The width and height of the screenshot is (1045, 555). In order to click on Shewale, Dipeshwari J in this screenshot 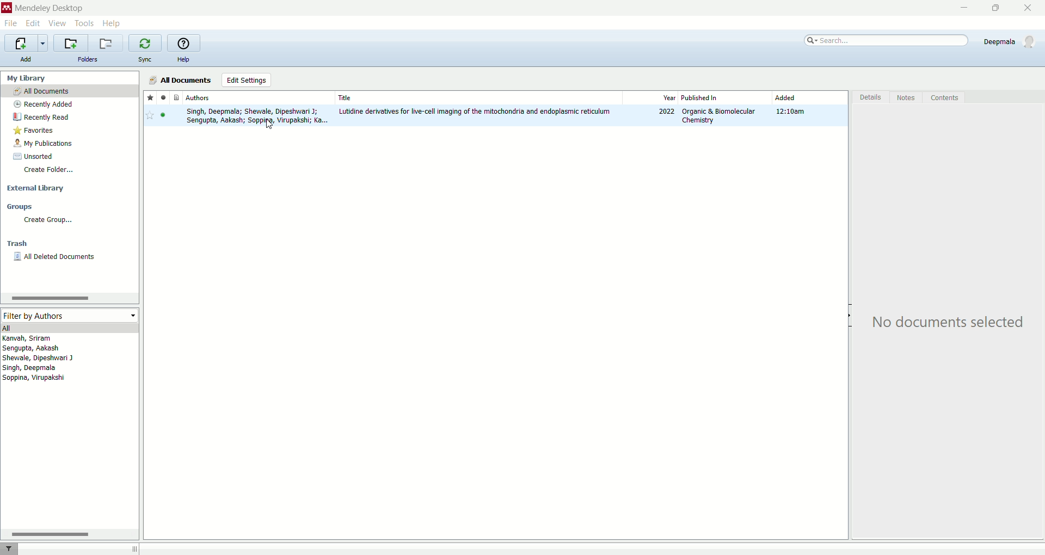, I will do `click(47, 359)`.